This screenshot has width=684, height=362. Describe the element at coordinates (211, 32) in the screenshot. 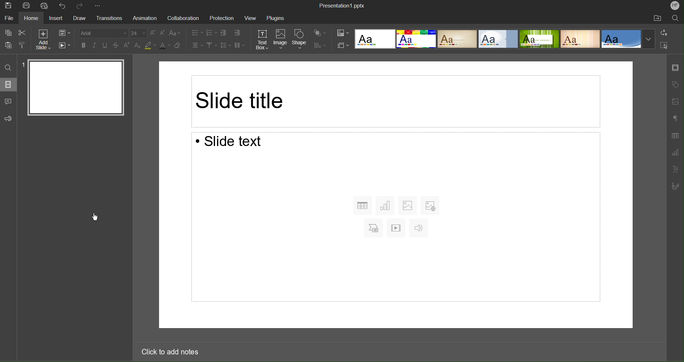

I see `Numbered List` at that location.